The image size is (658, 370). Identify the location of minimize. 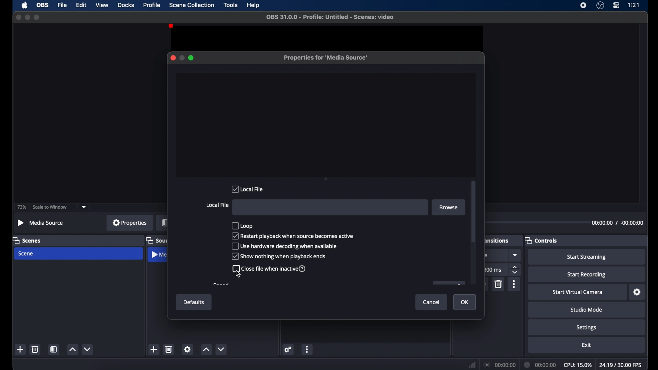
(27, 17).